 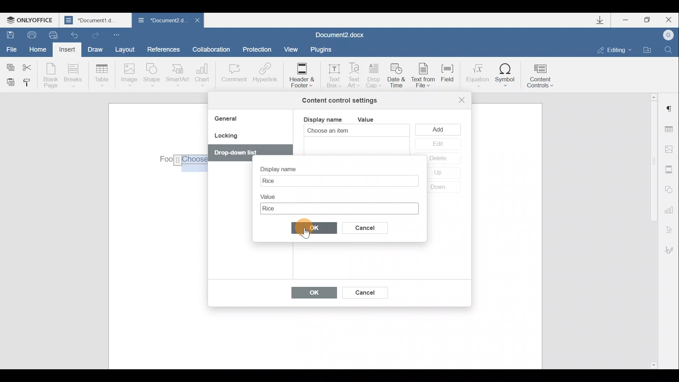 What do you see at coordinates (226, 138) in the screenshot?
I see `Locking` at bounding box center [226, 138].